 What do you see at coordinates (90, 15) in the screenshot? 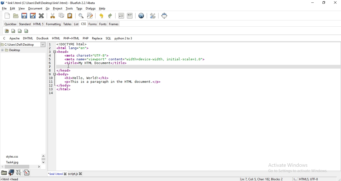
I see `advanced find and replace` at bounding box center [90, 15].